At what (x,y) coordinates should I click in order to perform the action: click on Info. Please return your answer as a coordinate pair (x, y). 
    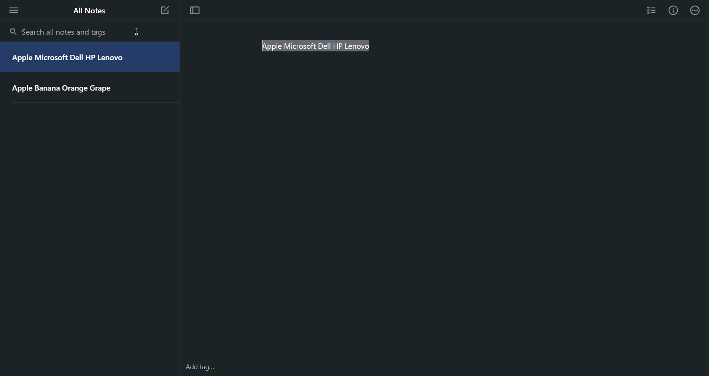
    Looking at the image, I should click on (676, 11).